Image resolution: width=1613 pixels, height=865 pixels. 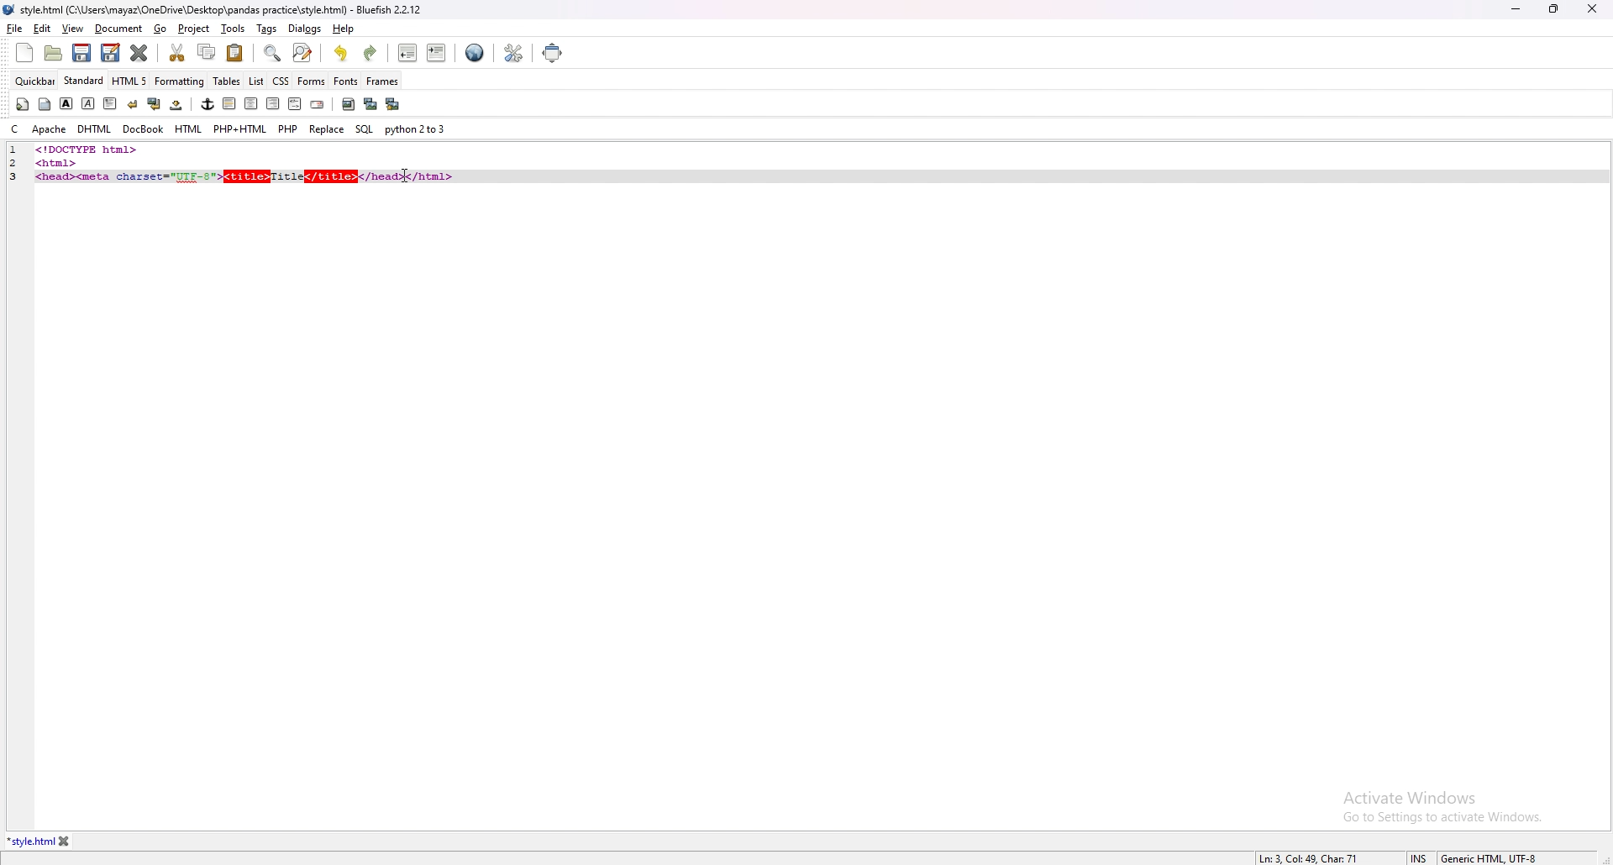 I want to click on resize, so click(x=1553, y=8).